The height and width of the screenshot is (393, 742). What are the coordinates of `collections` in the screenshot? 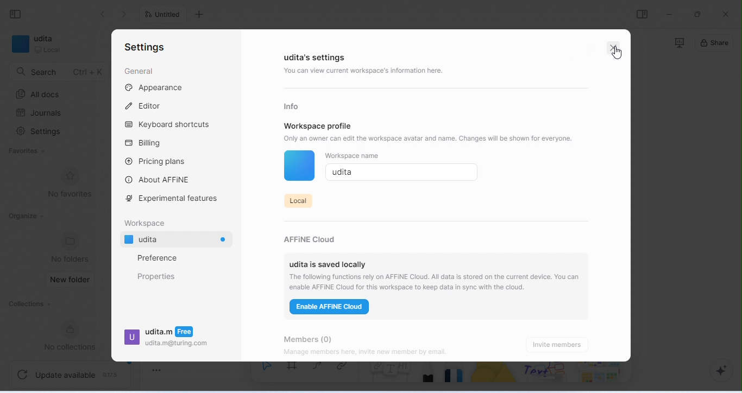 It's located at (29, 305).